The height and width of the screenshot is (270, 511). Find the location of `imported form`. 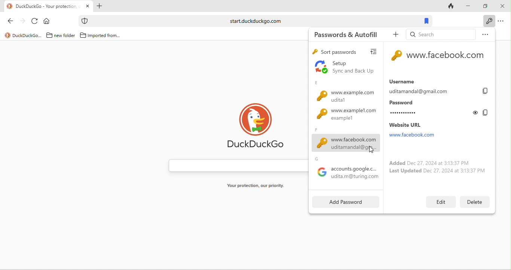

imported form is located at coordinates (101, 36).